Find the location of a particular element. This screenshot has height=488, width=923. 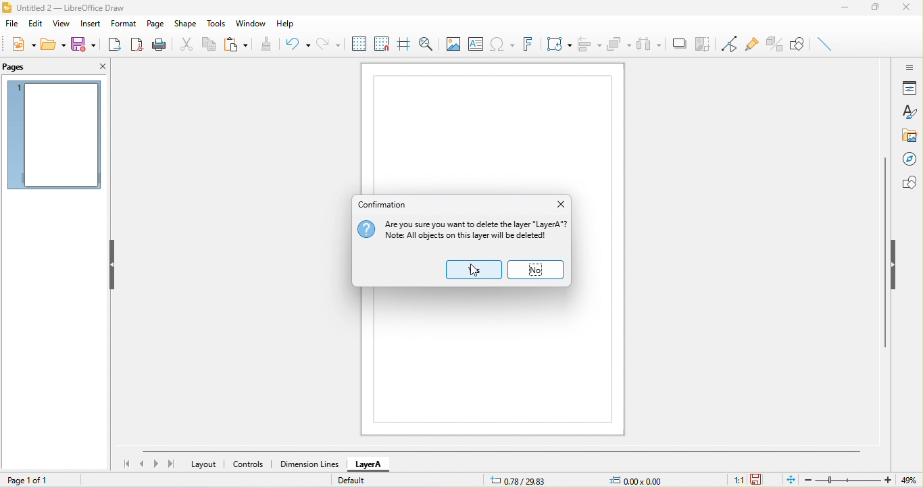

toggle point edit mode is located at coordinates (728, 43).